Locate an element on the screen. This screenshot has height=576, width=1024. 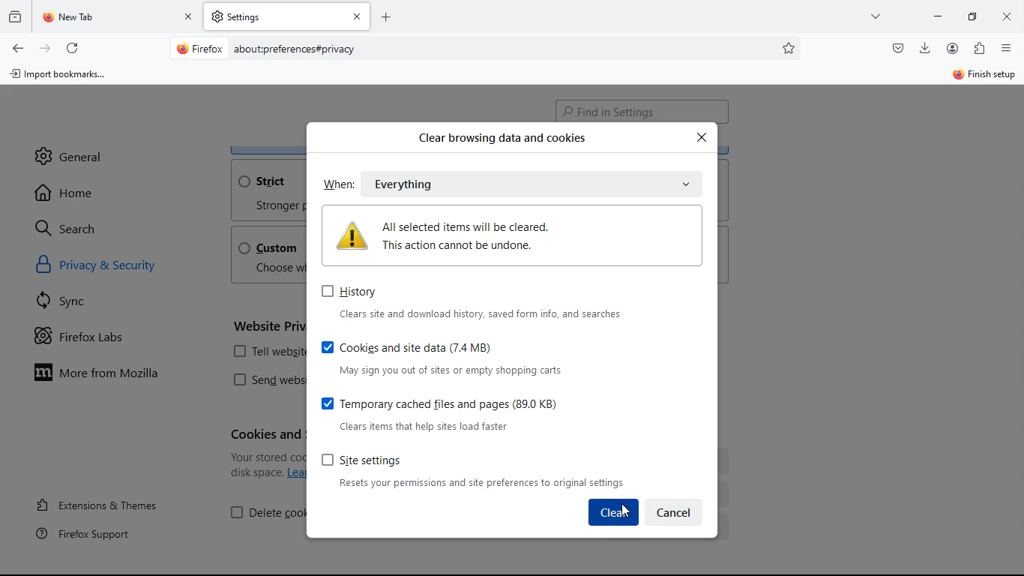
forward is located at coordinates (45, 47).